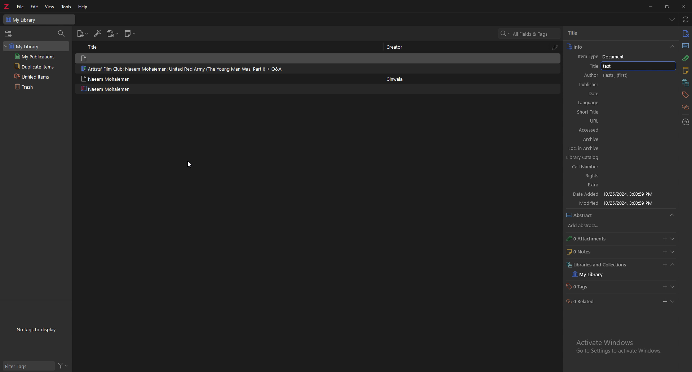 The width and height of the screenshot is (692, 372). I want to click on minimize, so click(651, 6).